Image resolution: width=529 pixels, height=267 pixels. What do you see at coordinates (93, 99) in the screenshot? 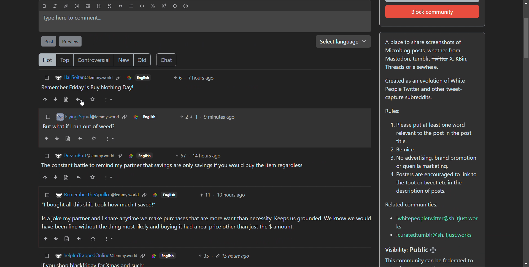
I see `Favorite` at bounding box center [93, 99].